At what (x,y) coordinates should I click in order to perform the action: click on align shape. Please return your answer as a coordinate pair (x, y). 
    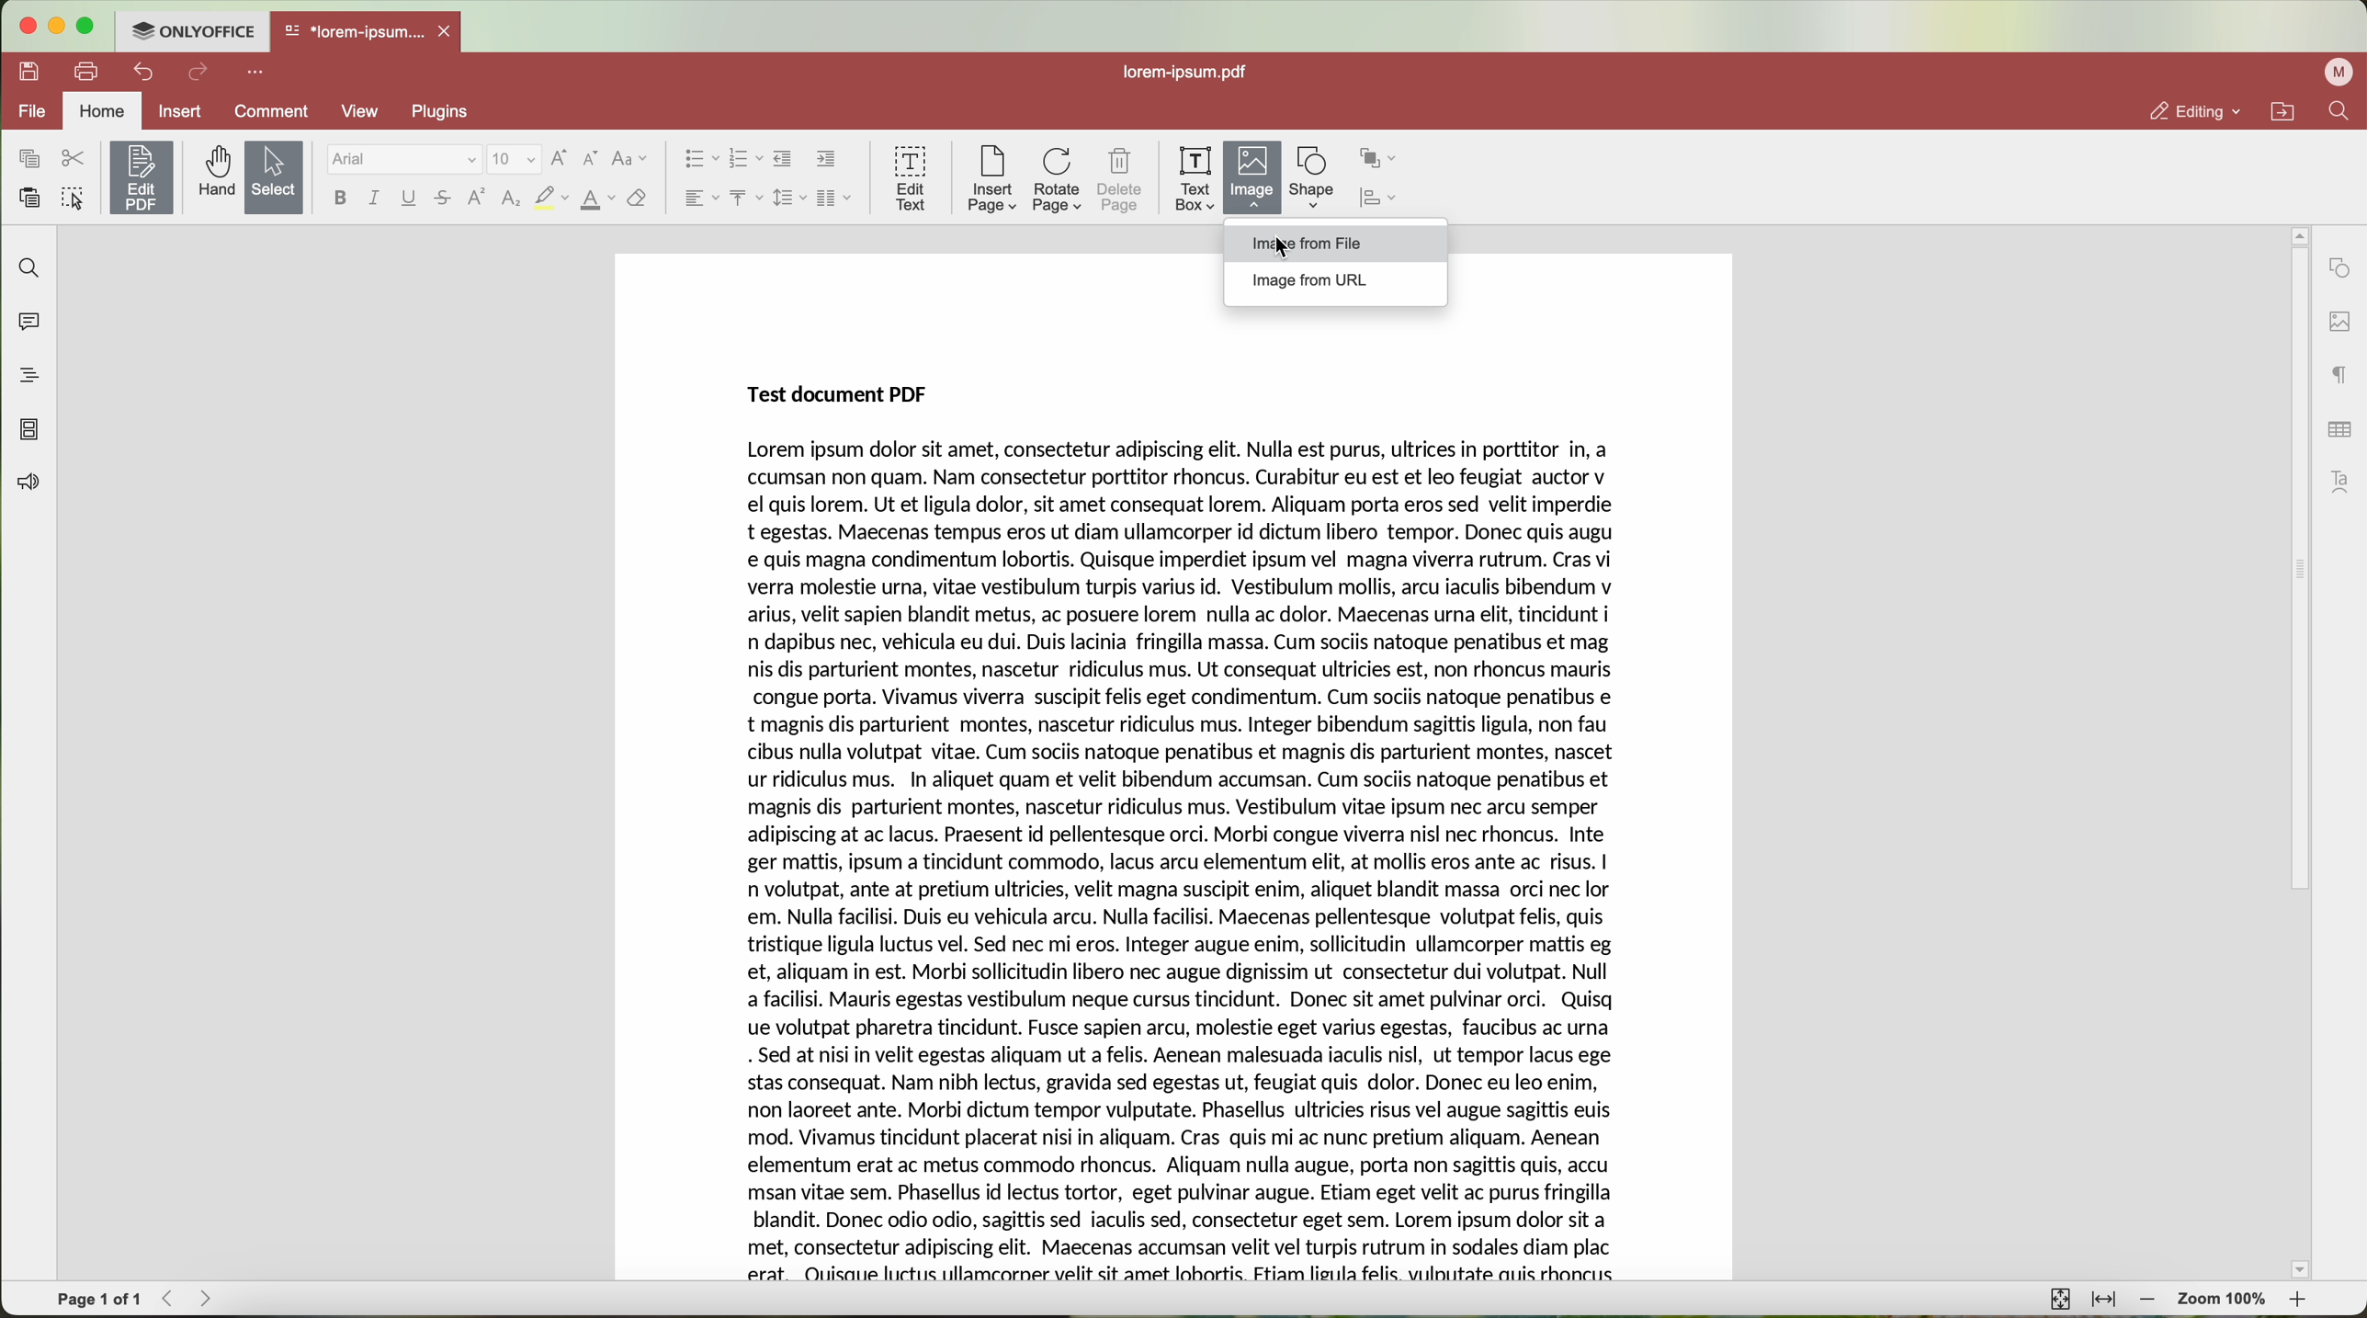
    Looking at the image, I should click on (1383, 199).